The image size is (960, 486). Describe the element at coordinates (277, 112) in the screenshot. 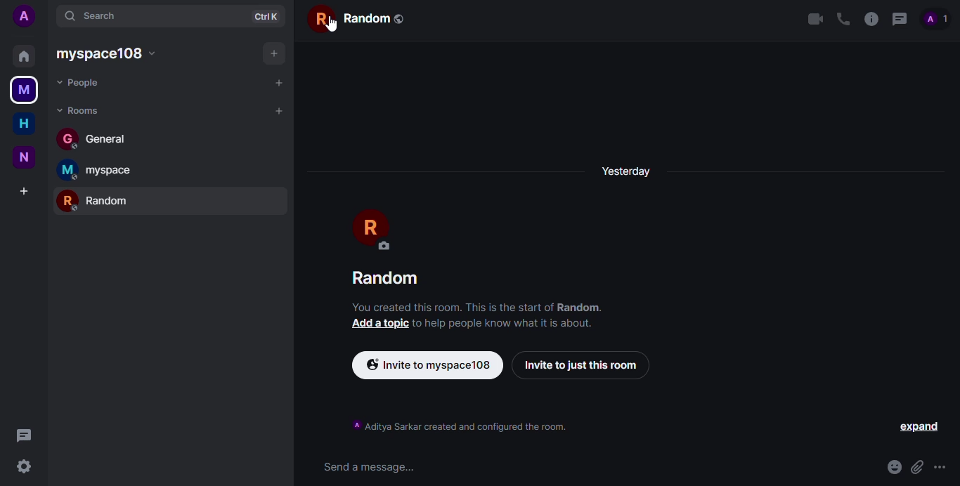

I see `add` at that location.